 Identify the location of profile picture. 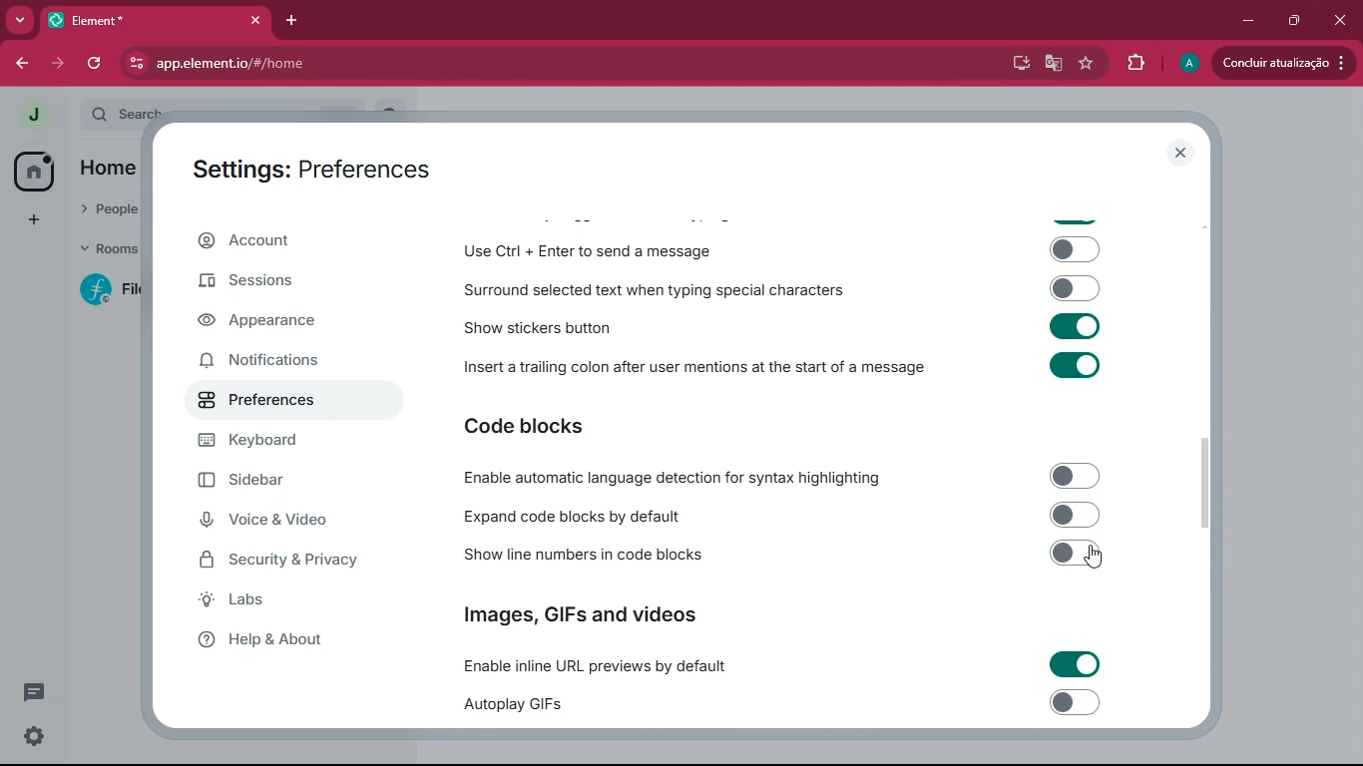
(27, 116).